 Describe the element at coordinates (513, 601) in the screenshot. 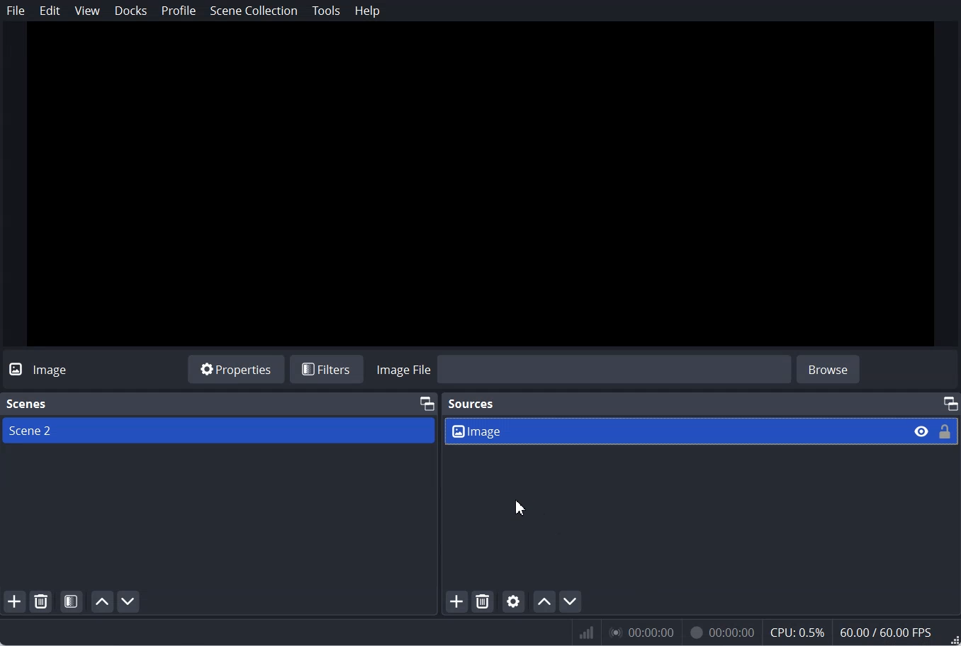

I see `Open source Properties` at that location.